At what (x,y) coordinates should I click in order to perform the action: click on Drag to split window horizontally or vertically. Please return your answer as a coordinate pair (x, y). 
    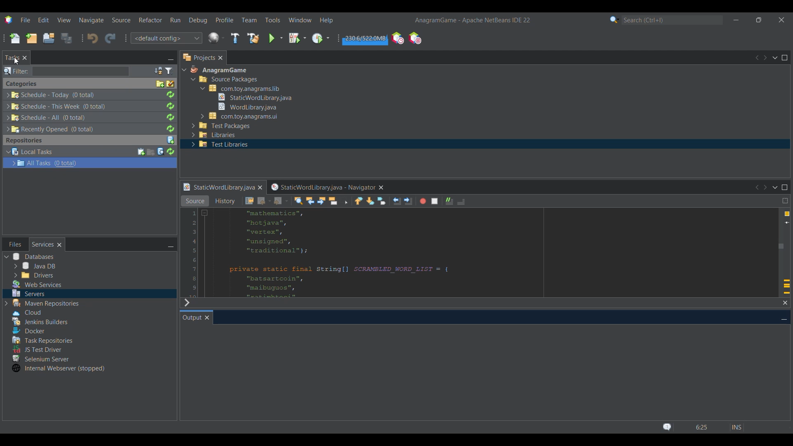
    Looking at the image, I should click on (785, 201).